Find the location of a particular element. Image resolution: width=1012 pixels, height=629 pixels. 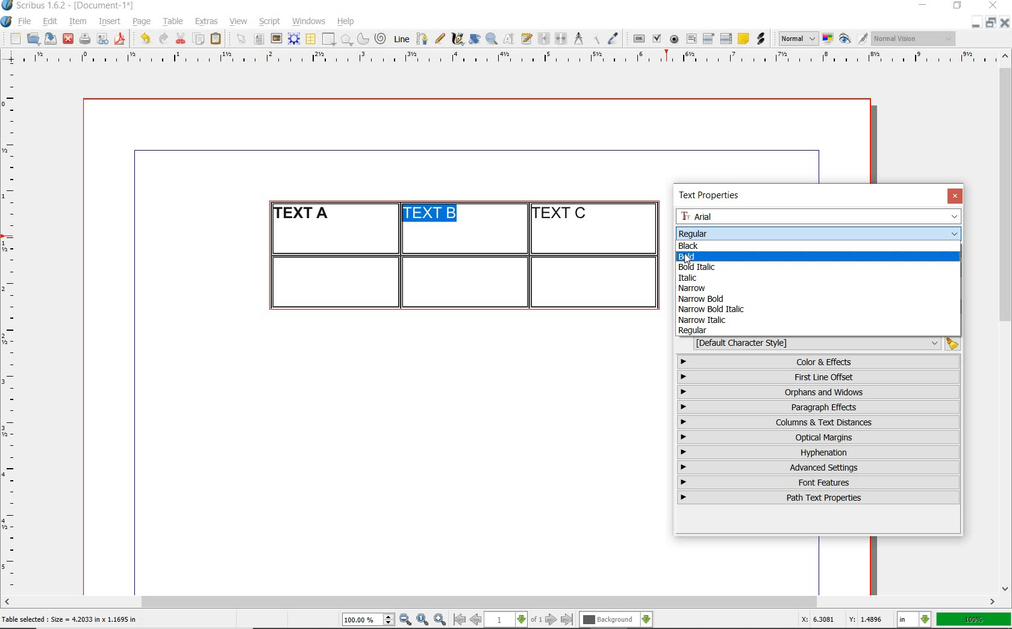

ruler is located at coordinates (13, 329).